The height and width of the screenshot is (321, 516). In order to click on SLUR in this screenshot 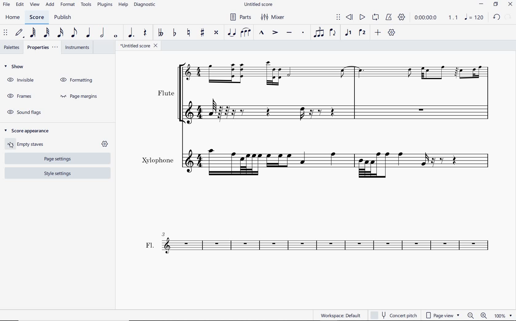, I will do `click(245, 32)`.